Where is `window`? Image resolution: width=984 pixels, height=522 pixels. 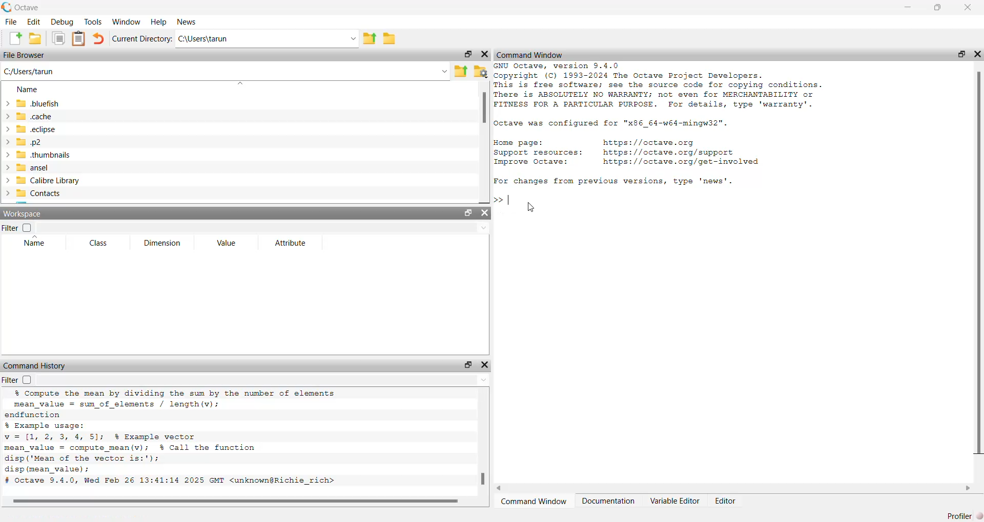
window is located at coordinates (127, 21).